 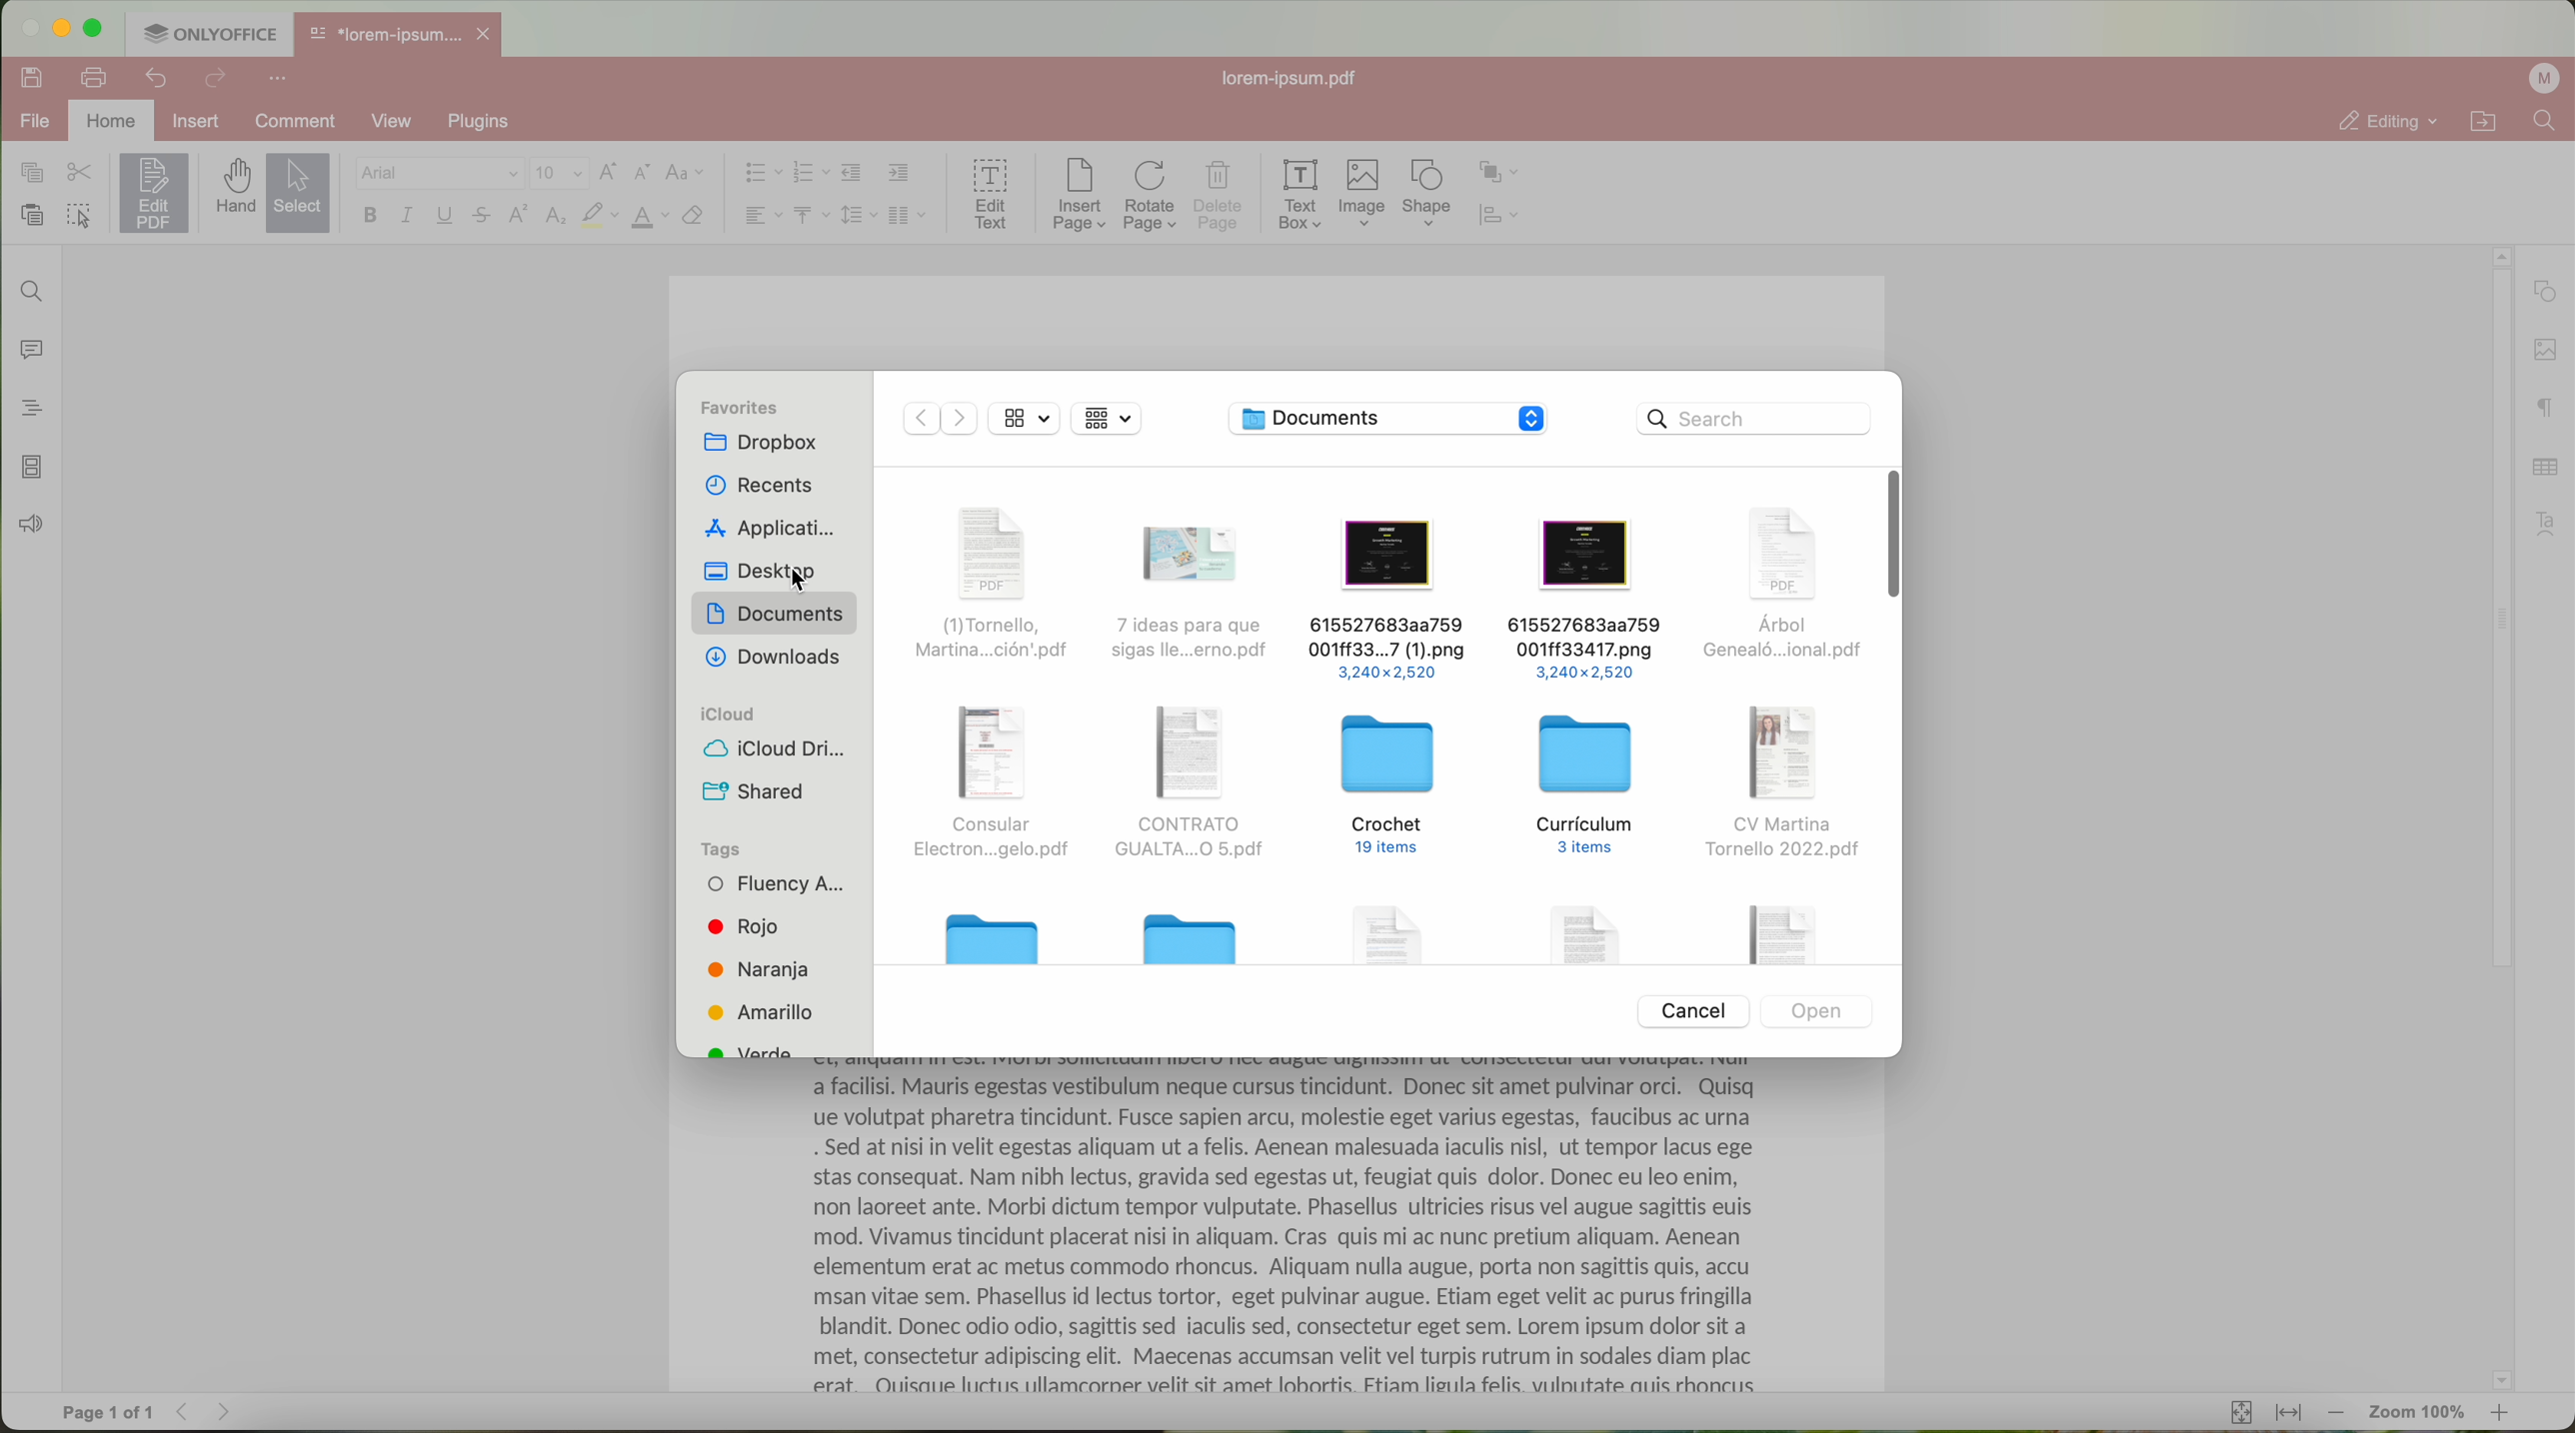 What do you see at coordinates (282, 76) in the screenshot?
I see `more options` at bounding box center [282, 76].